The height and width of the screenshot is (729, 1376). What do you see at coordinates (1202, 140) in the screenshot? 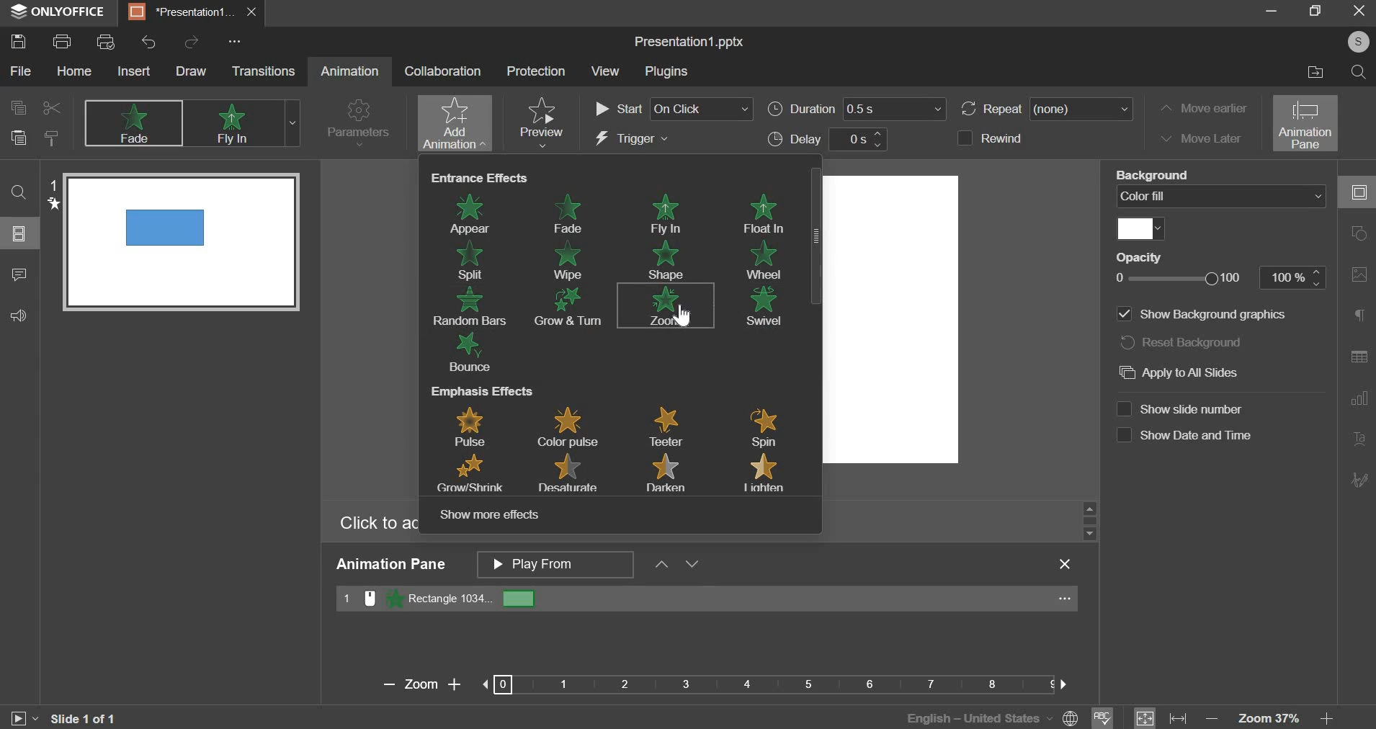
I see `move later` at bounding box center [1202, 140].